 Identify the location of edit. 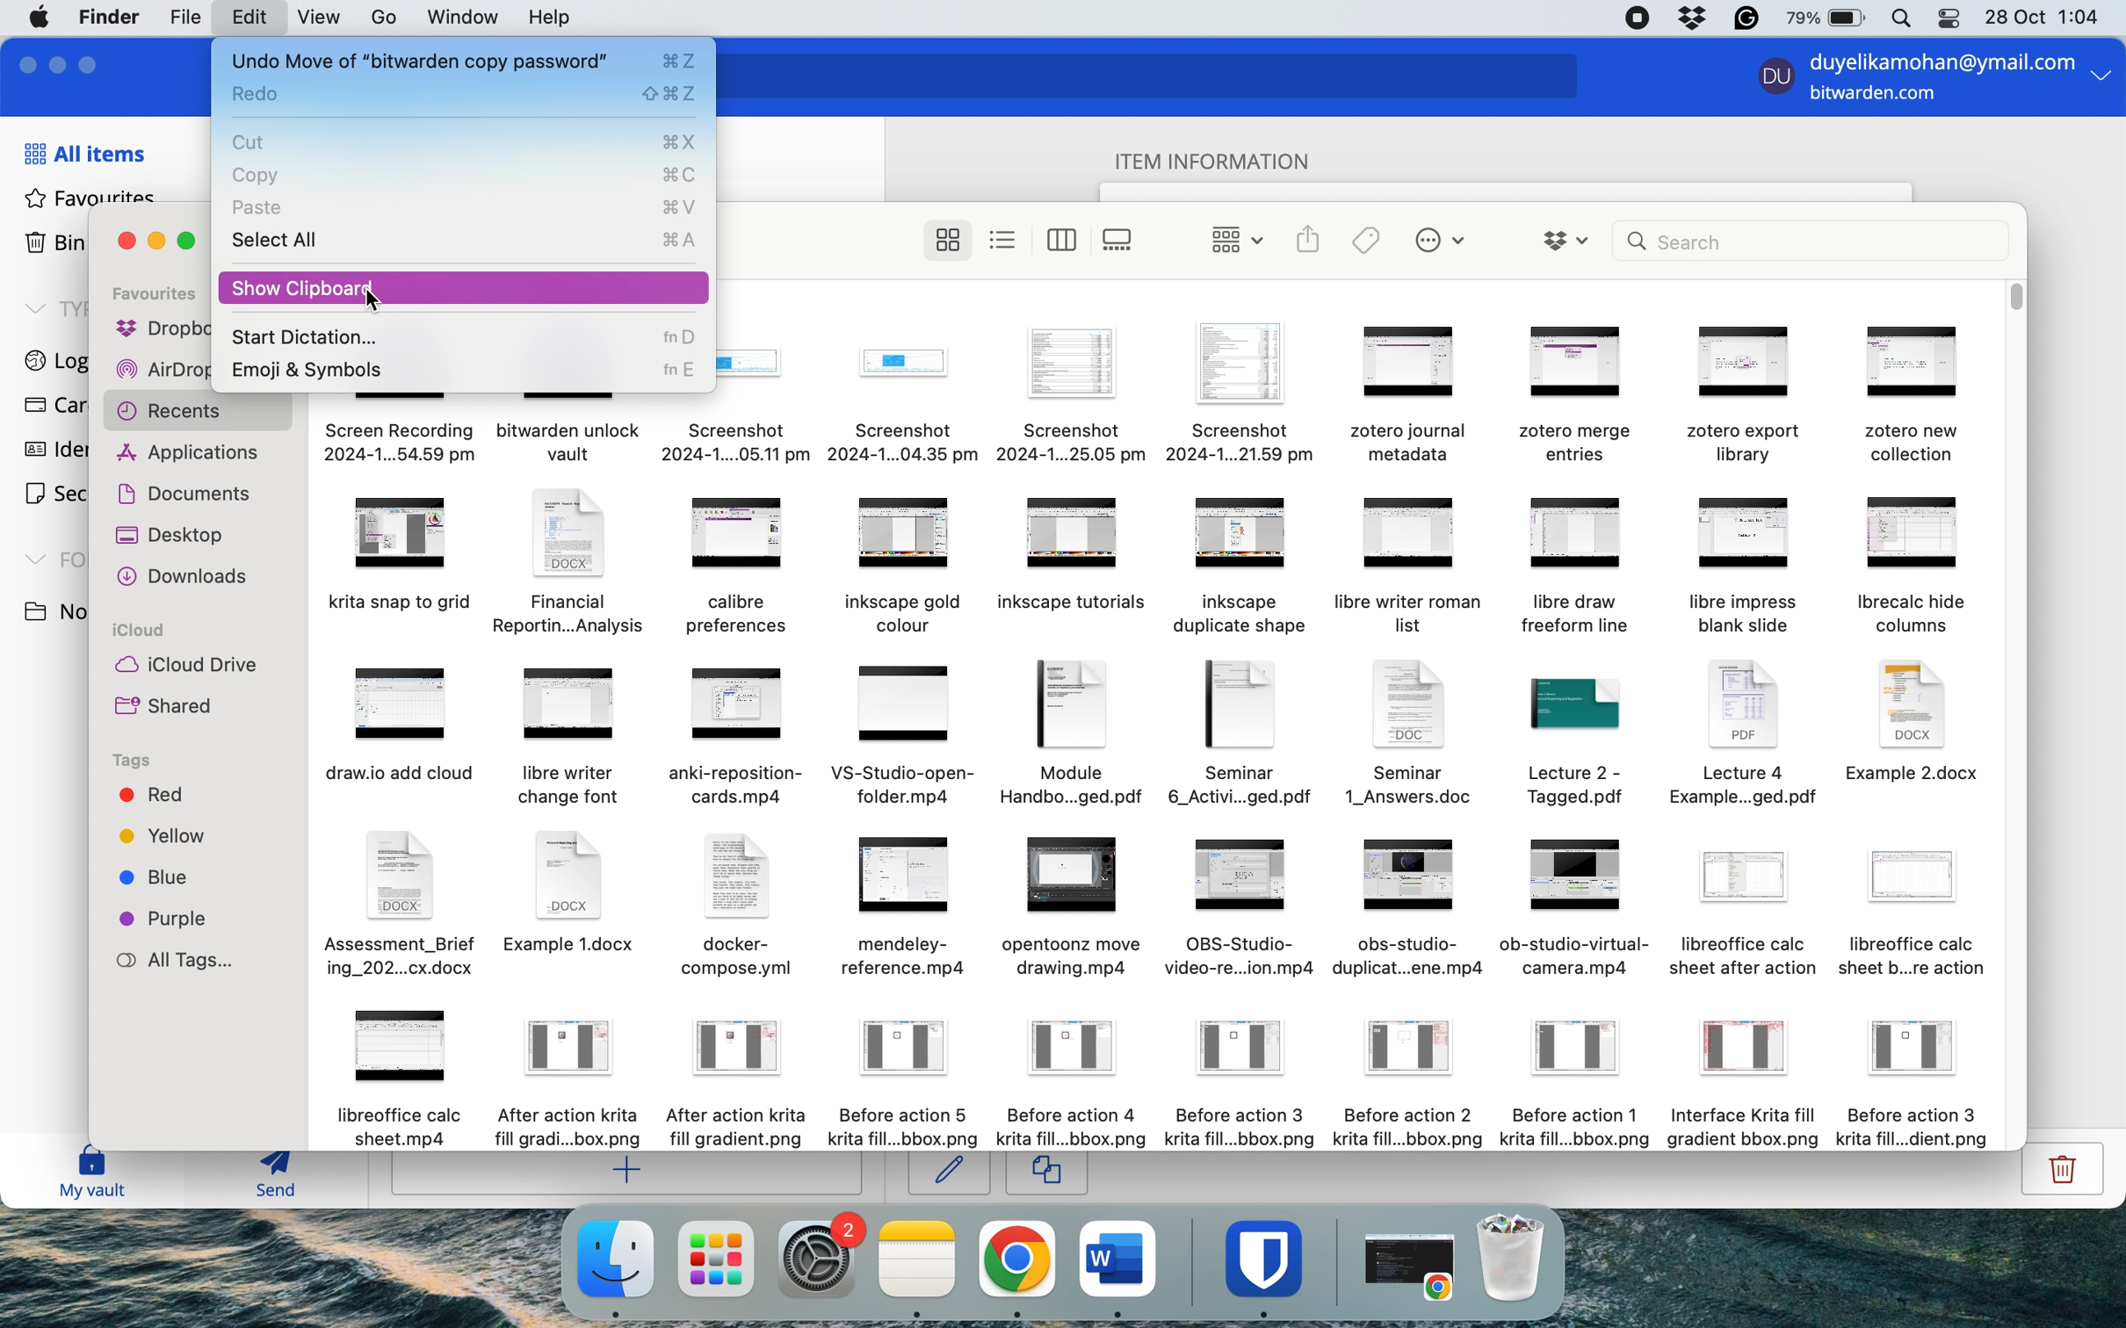
(243, 20).